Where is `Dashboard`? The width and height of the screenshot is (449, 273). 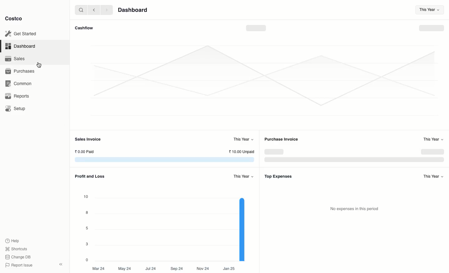 Dashboard is located at coordinates (133, 10).